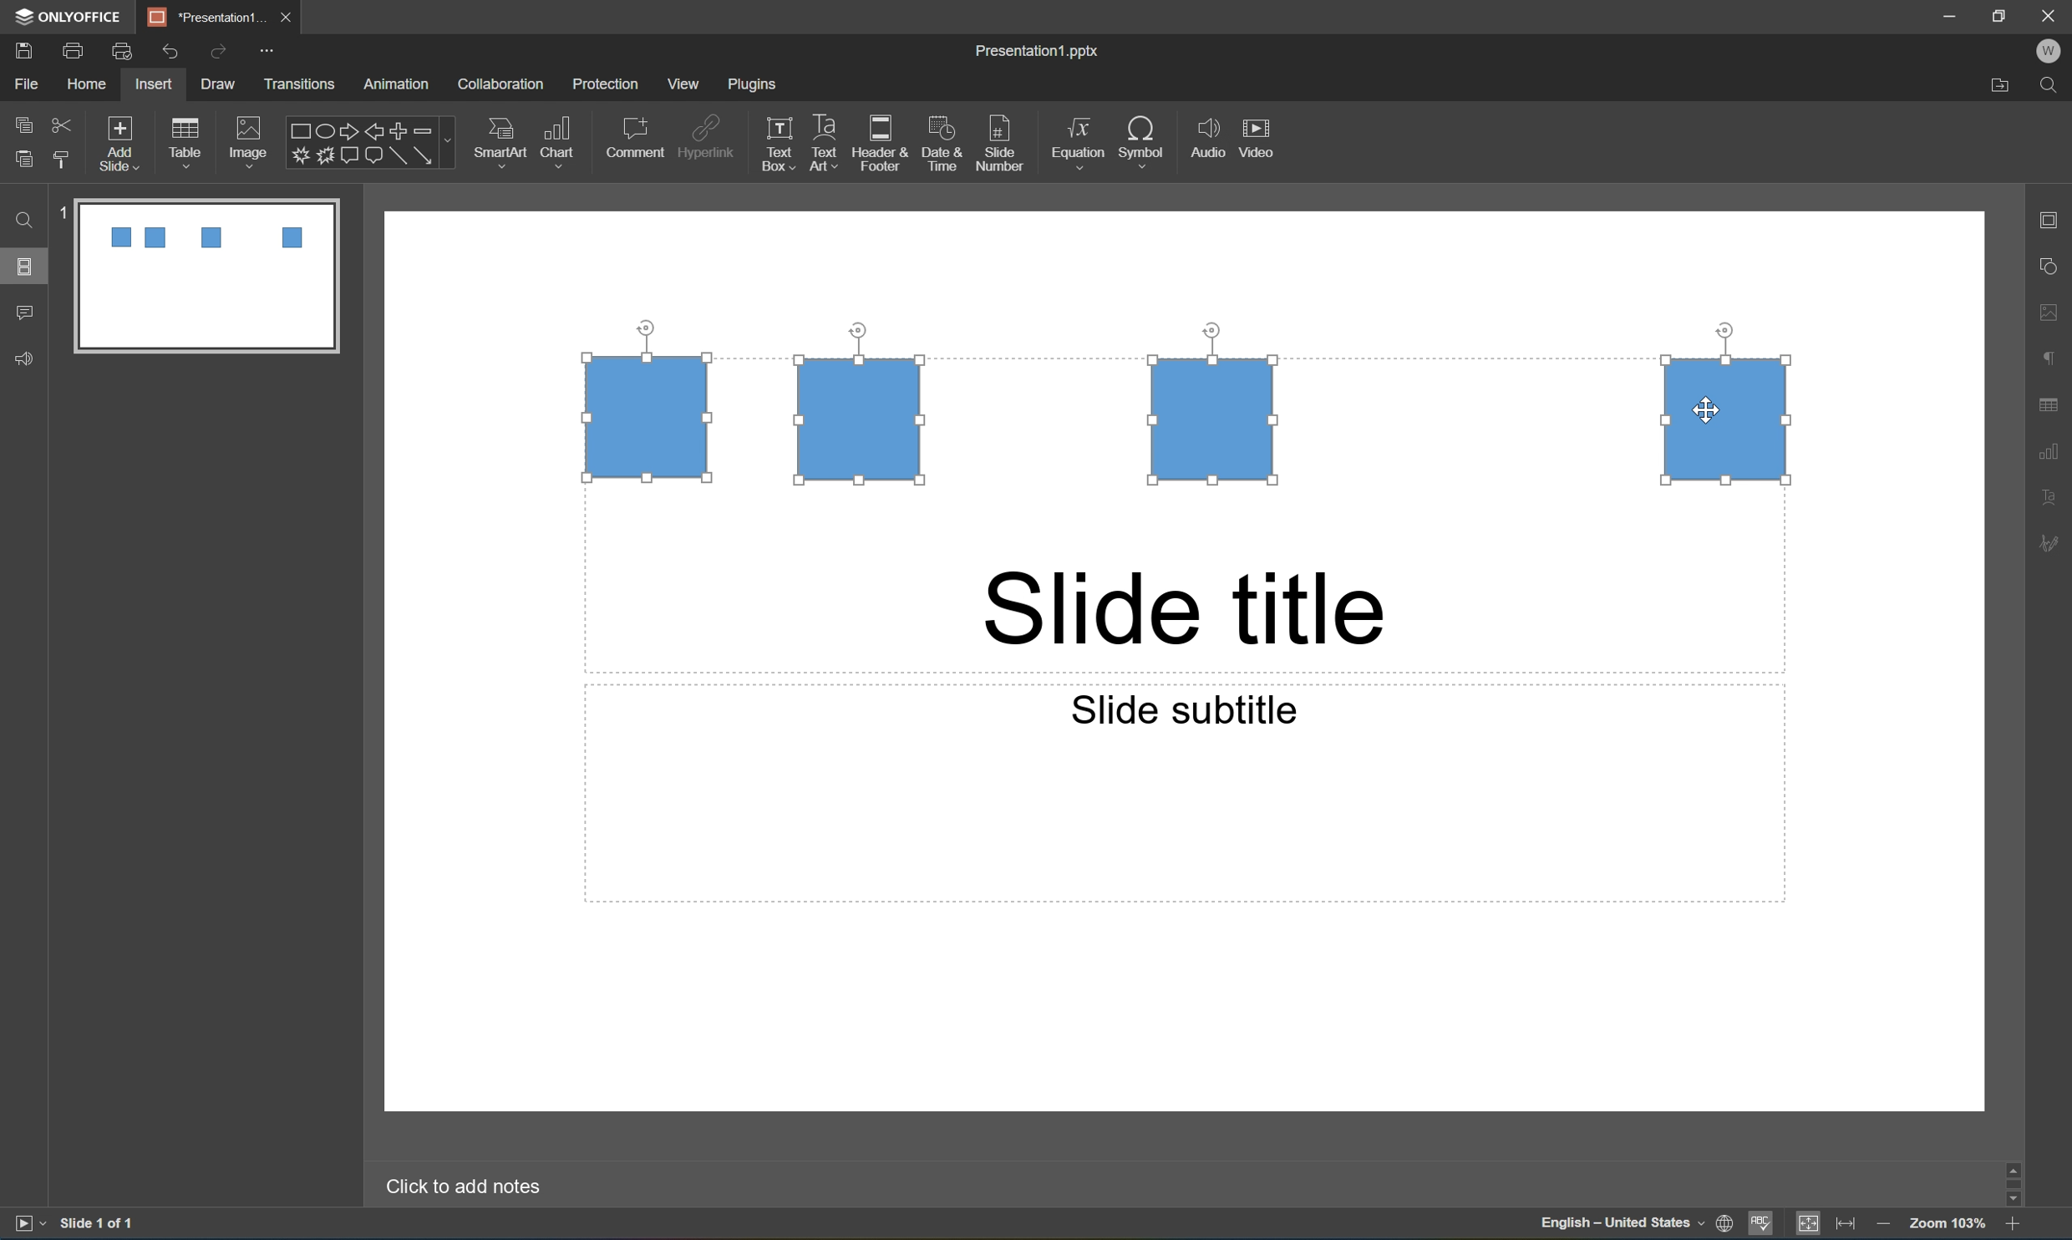 This screenshot has width=2072, height=1240. Describe the element at coordinates (562, 138) in the screenshot. I see `chart` at that location.